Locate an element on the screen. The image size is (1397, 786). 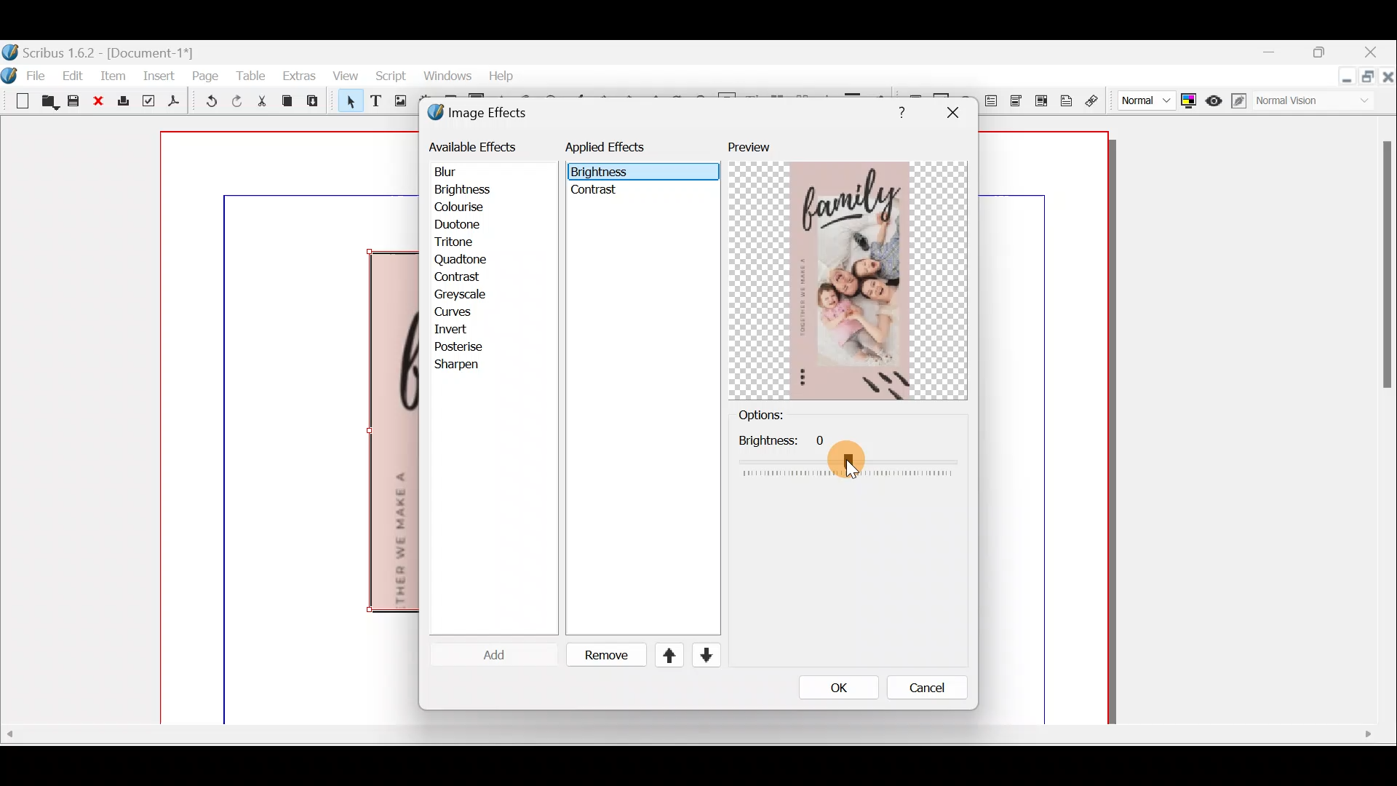
Insert is located at coordinates (160, 75).